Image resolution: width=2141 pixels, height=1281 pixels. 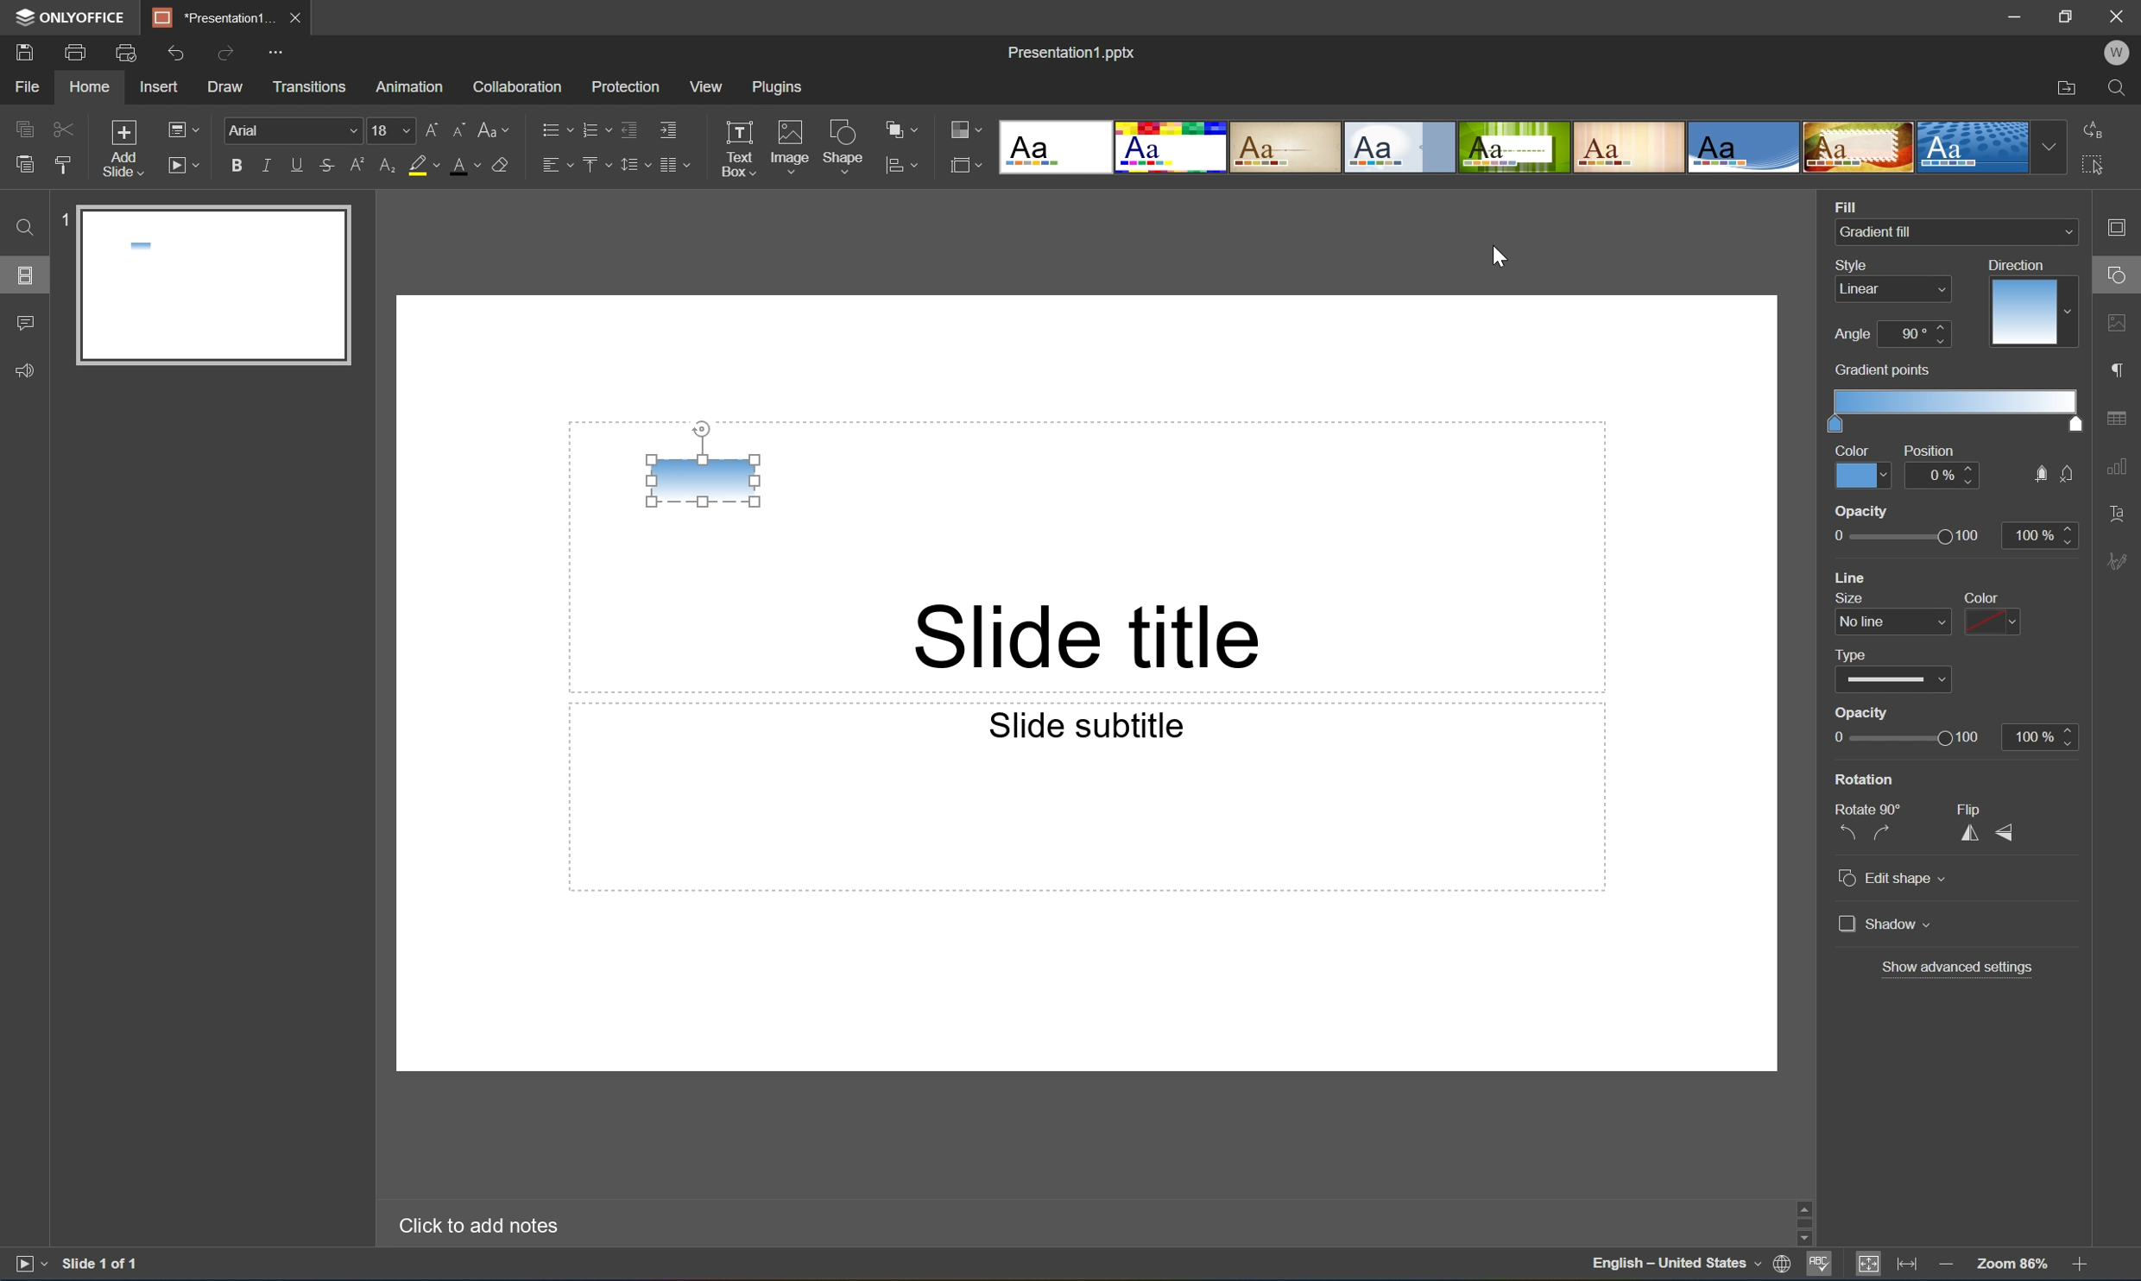 I want to click on gradient points, so click(x=1885, y=370).